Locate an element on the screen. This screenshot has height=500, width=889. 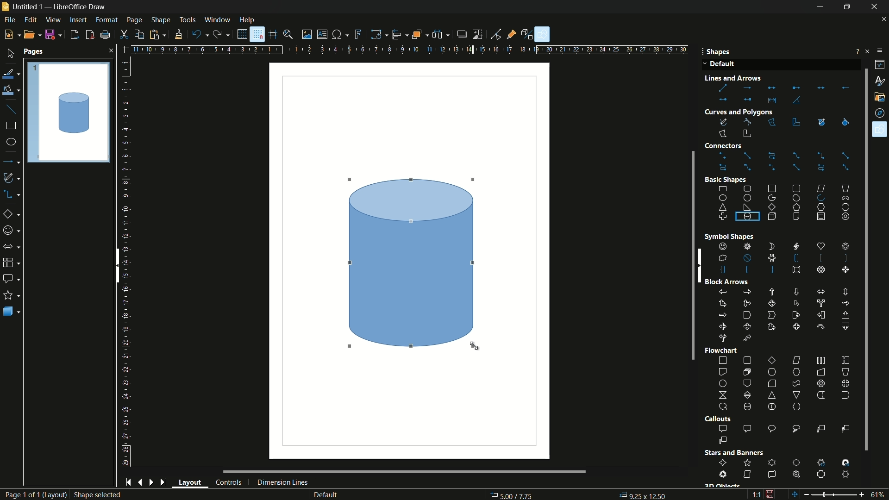
paste is located at coordinates (160, 34).